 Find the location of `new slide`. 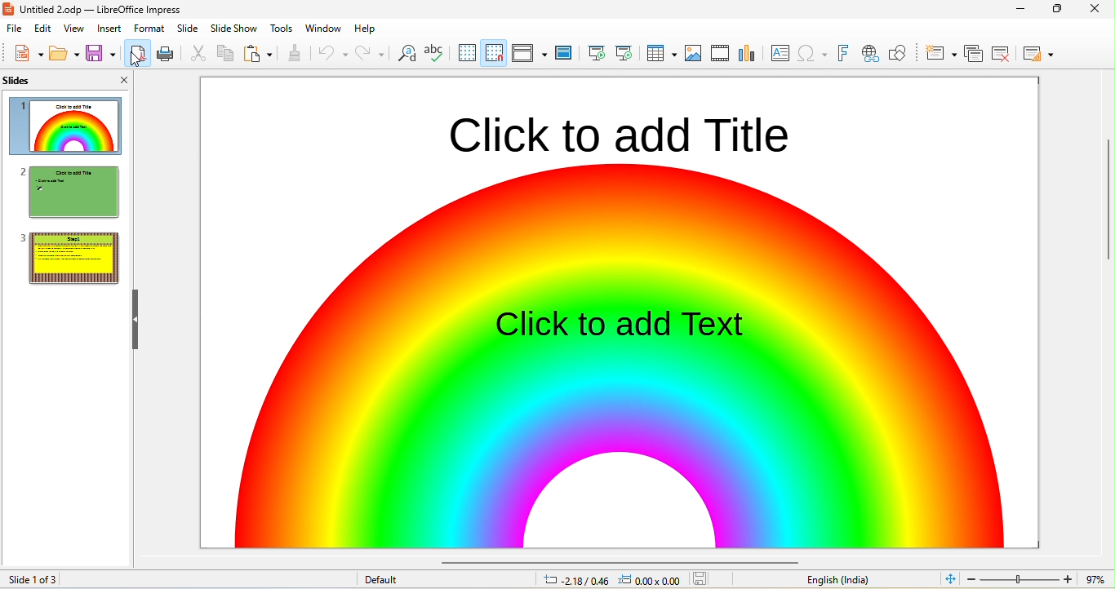

new slide is located at coordinates (940, 52).